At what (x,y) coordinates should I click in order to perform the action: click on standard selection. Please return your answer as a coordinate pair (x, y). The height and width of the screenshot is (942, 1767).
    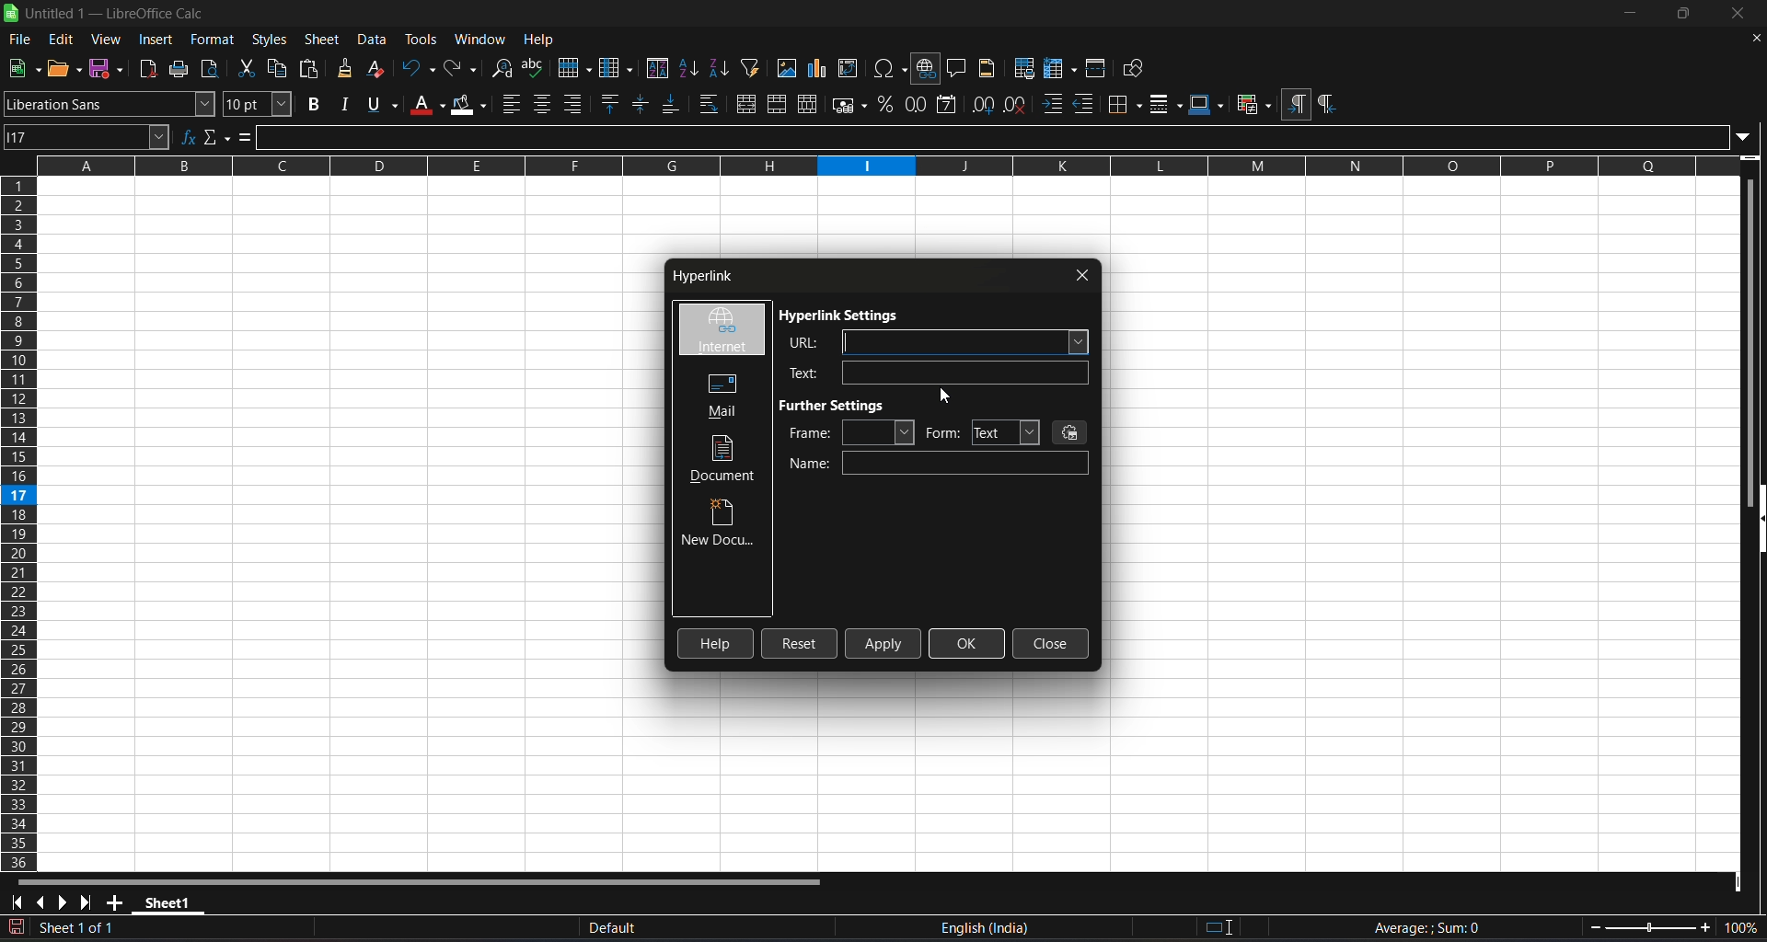
    Looking at the image, I should click on (1221, 928).